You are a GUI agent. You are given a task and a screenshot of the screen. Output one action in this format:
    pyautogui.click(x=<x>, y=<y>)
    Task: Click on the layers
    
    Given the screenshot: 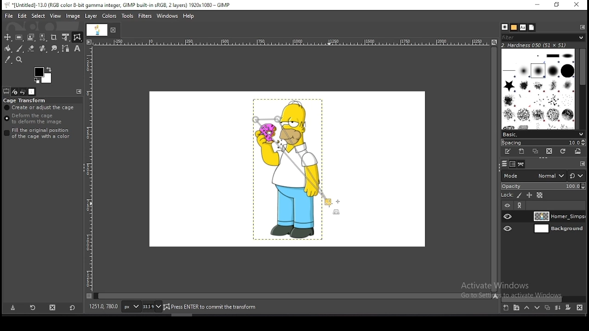 What is the action you would take?
    pyautogui.click(x=503, y=164)
    